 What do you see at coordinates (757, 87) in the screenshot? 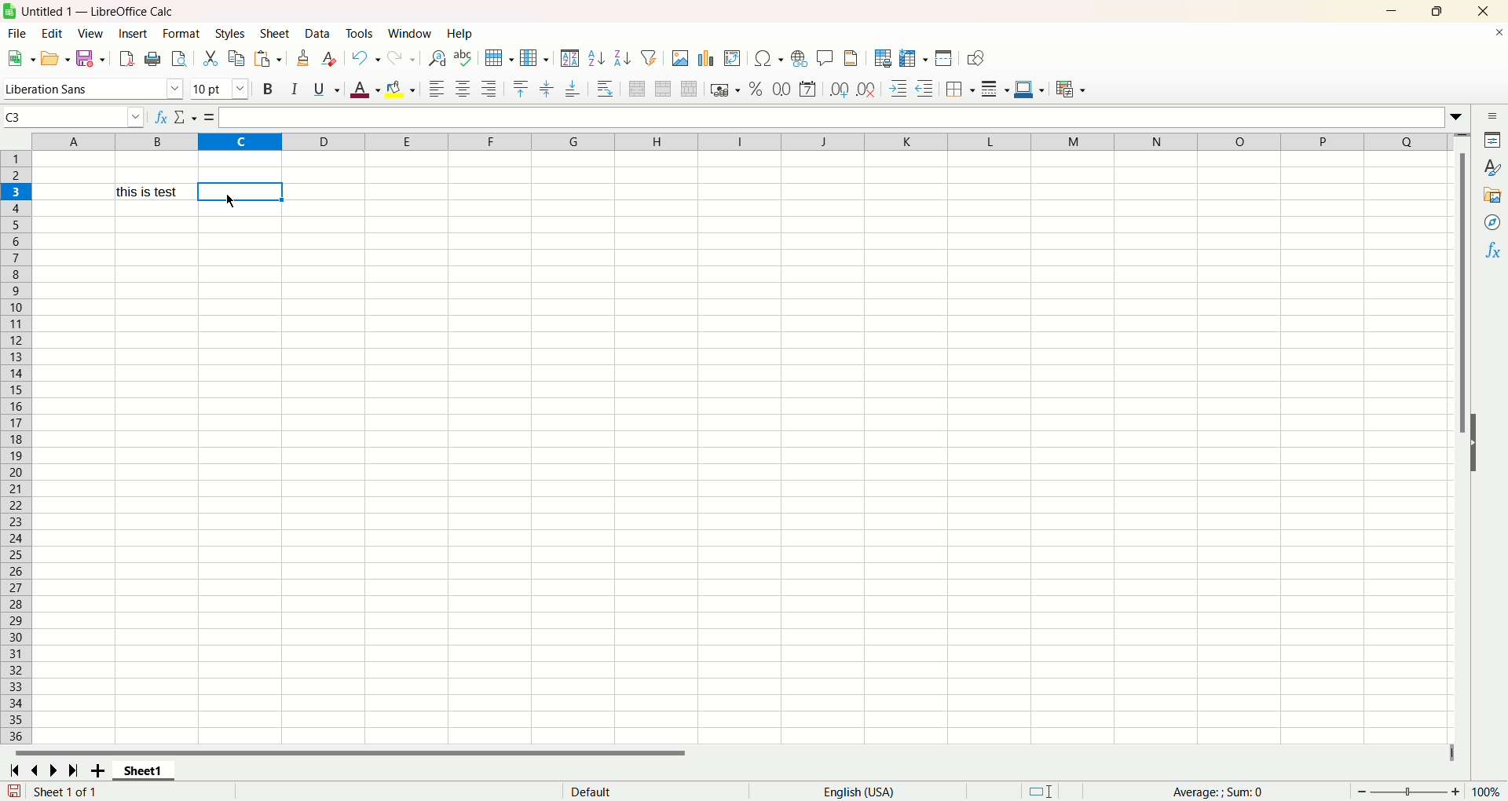
I see `format as percent` at bounding box center [757, 87].